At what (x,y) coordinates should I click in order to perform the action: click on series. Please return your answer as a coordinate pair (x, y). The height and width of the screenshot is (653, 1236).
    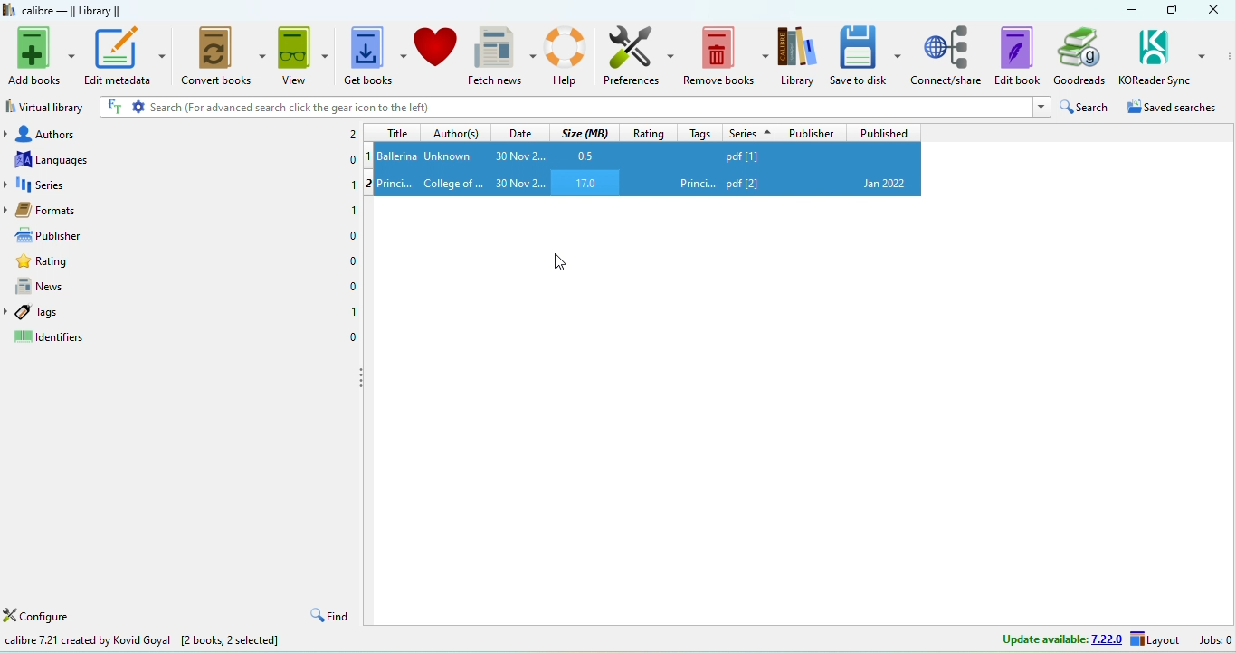
    Looking at the image, I should click on (750, 133).